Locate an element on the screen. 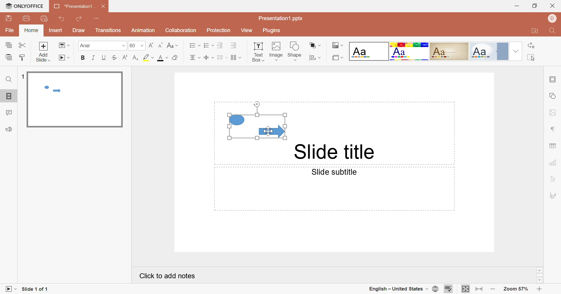  Start Slideshow is located at coordinates (8, 289).